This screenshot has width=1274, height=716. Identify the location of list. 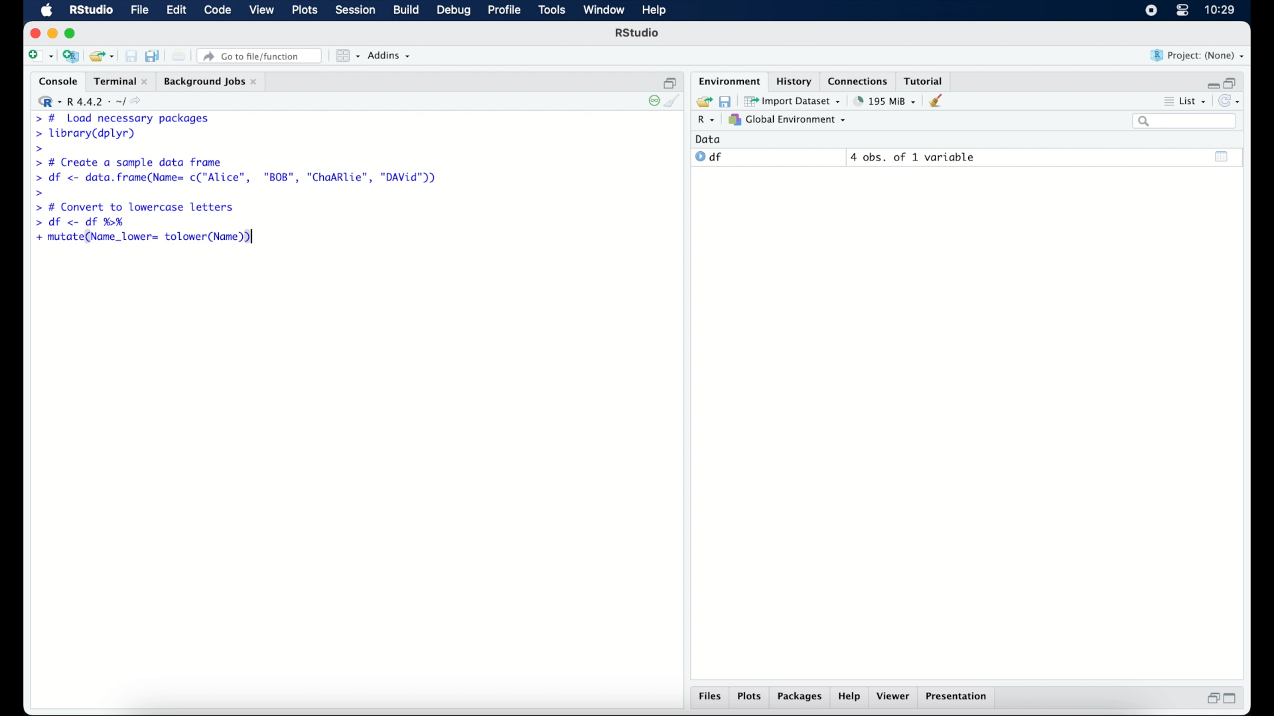
(1184, 103).